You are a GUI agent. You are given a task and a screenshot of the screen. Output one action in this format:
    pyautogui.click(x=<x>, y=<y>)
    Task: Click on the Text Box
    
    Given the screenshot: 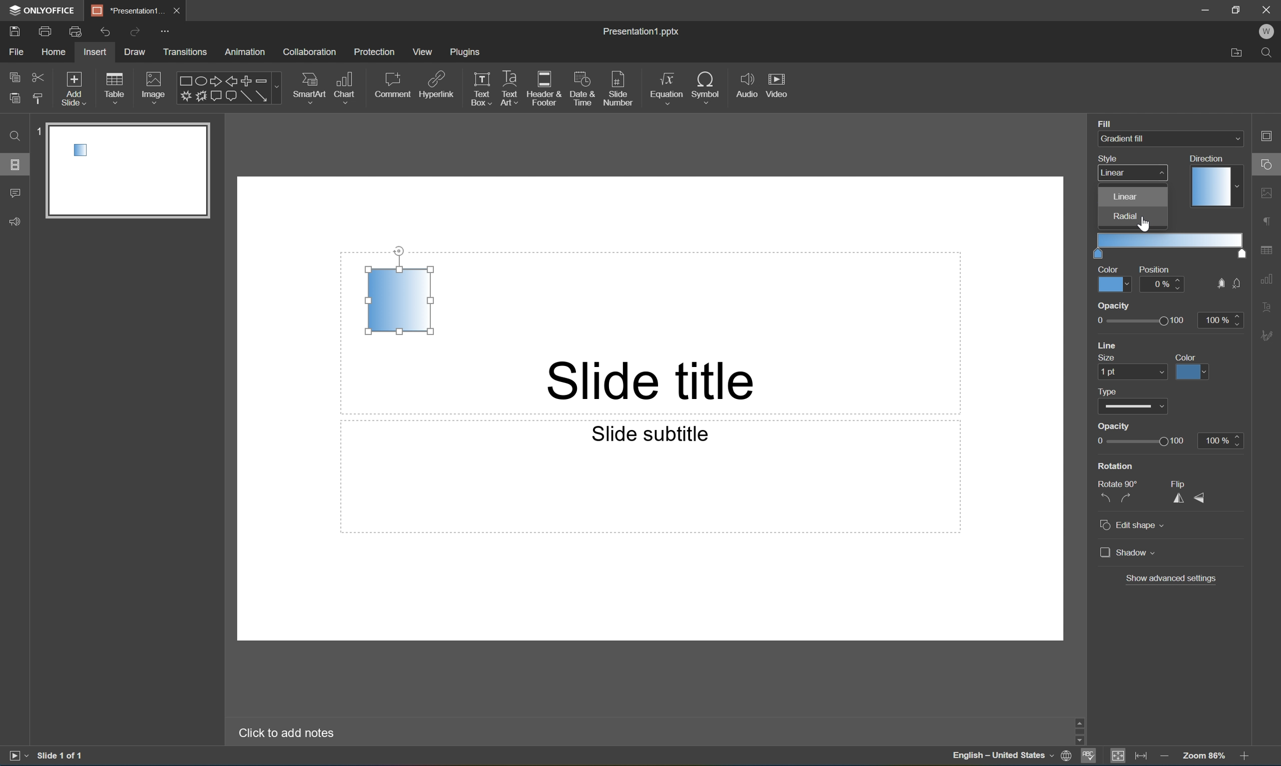 What is the action you would take?
    pyautogui.click(x=481, y=89)
    